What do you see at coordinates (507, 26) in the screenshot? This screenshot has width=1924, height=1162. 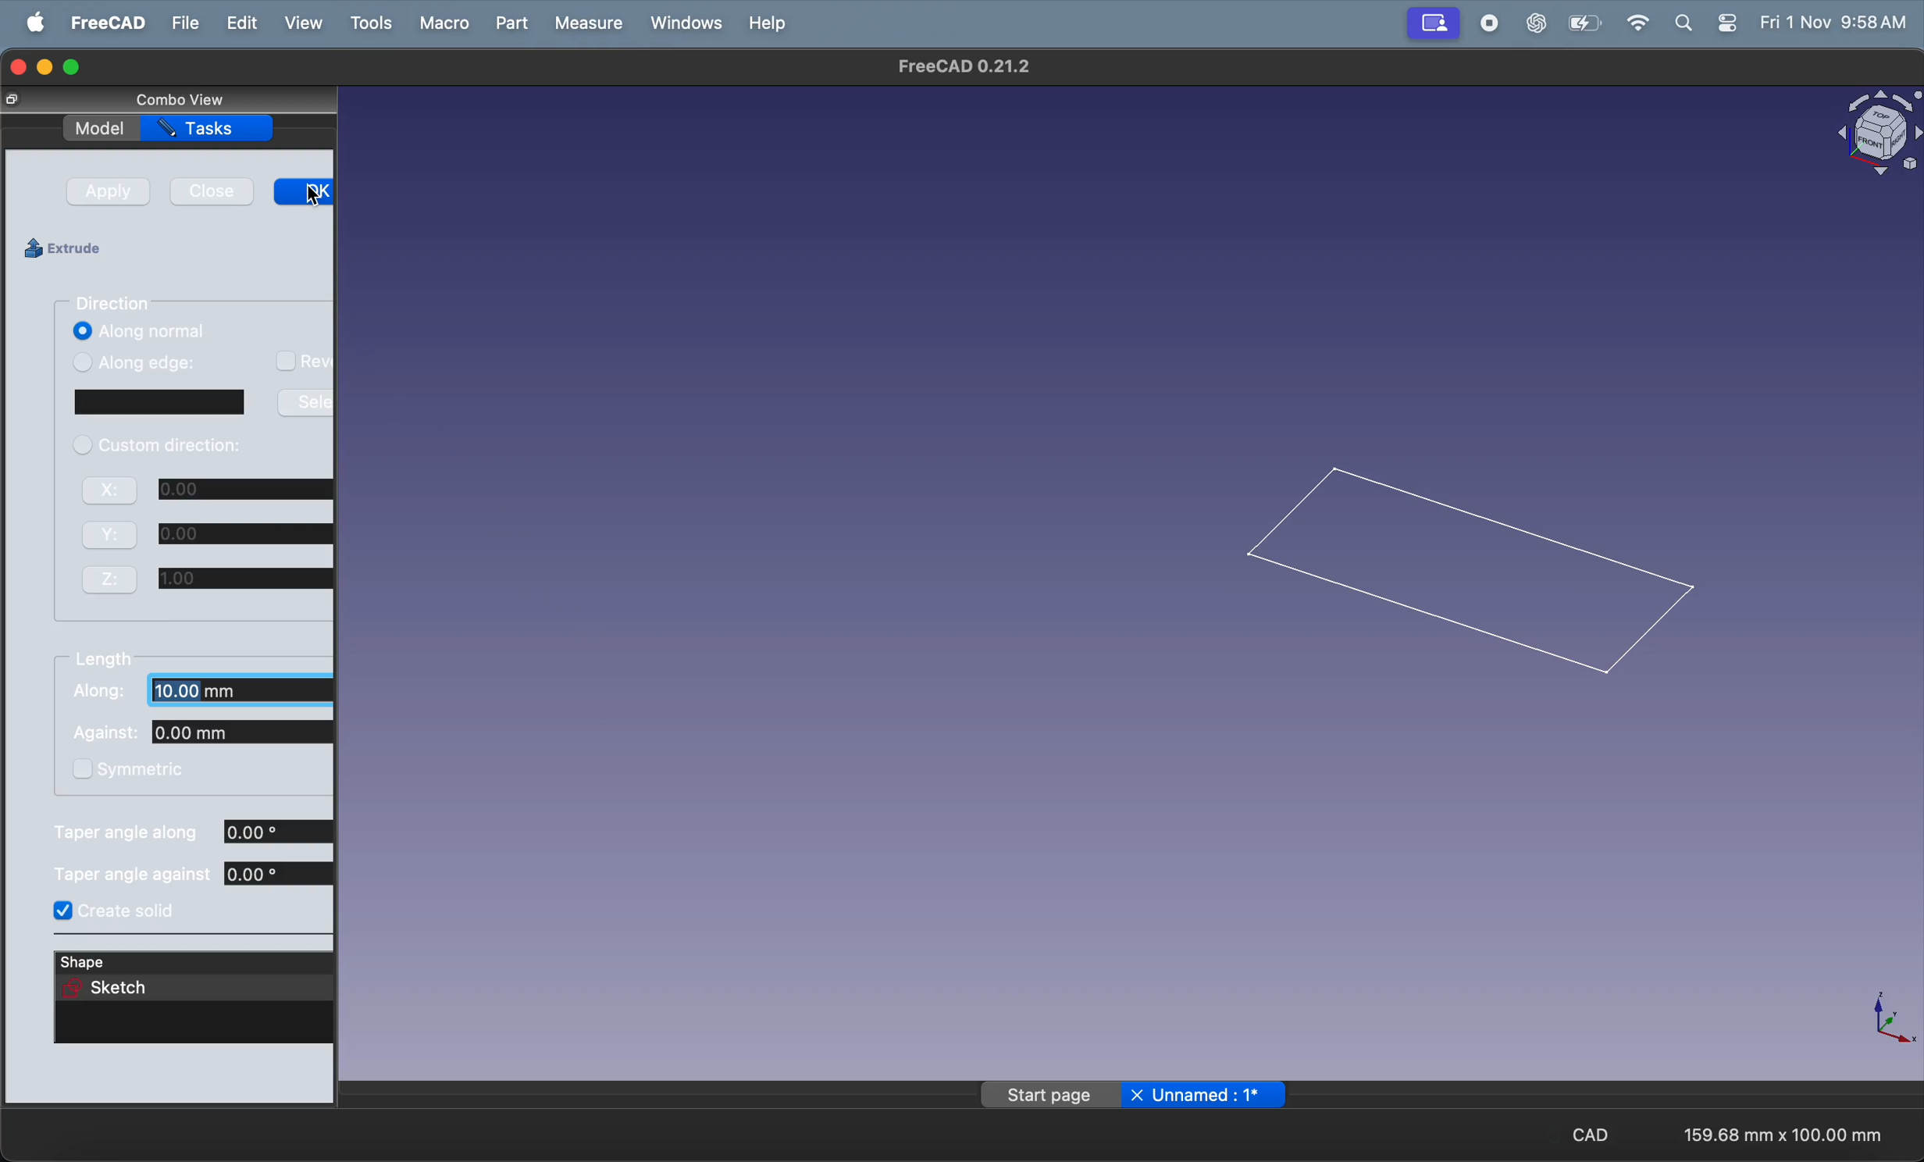 I see `part` at bounding box center [507, 26].